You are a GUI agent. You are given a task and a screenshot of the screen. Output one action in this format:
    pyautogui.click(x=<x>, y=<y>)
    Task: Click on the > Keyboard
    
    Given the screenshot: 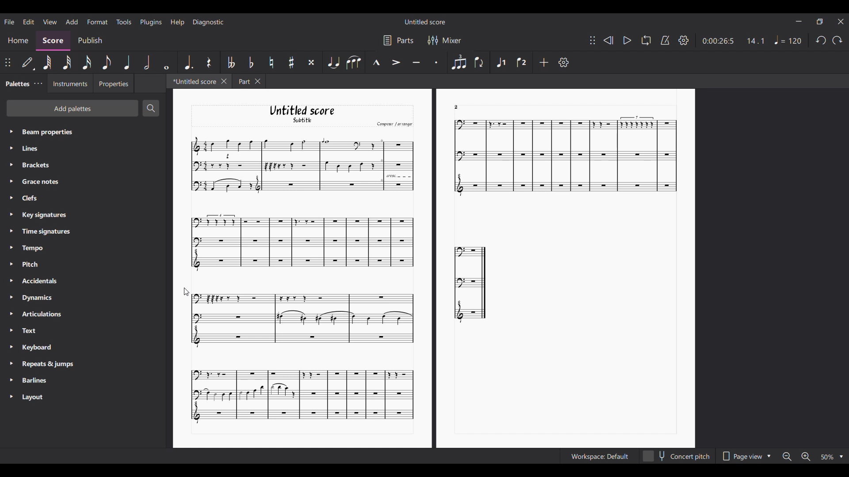 What is the action you would take?
    pyautogui.click(x=34, y=348)
    